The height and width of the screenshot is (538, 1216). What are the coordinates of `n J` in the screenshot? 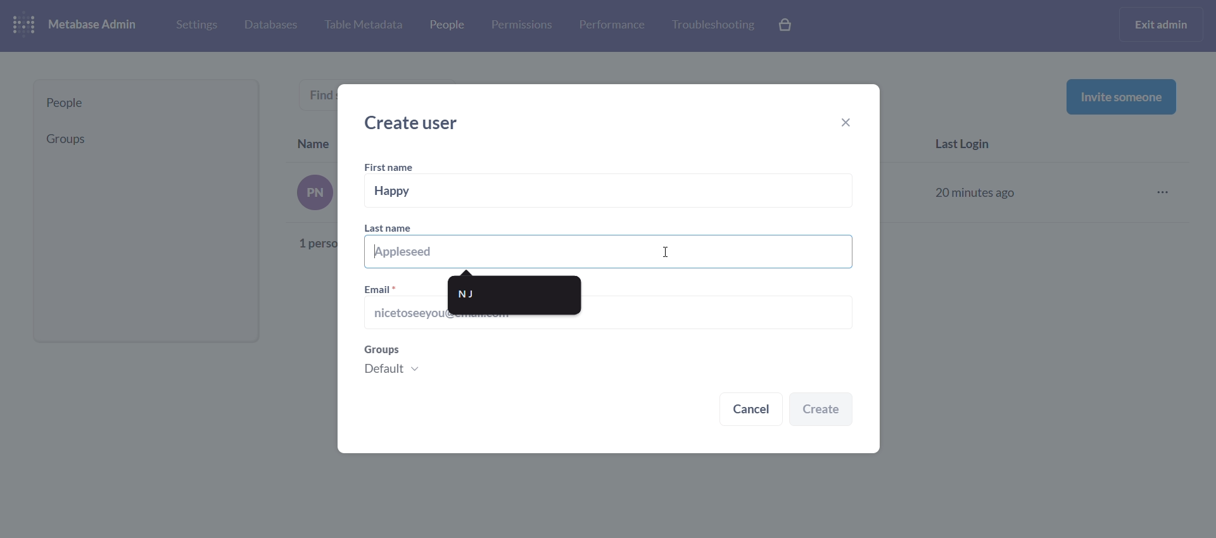 It's located at (515, 295).